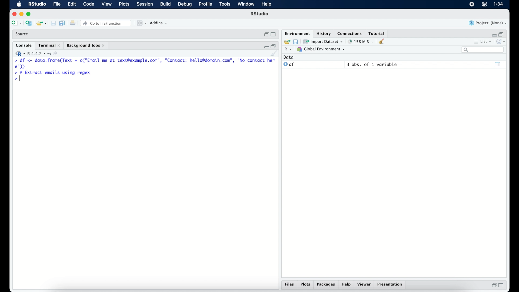 The image size is (519, 292). What do you see at coordinates (503, 34) in the screenshot?
I see `restore down` at bounding box center [503, 34].